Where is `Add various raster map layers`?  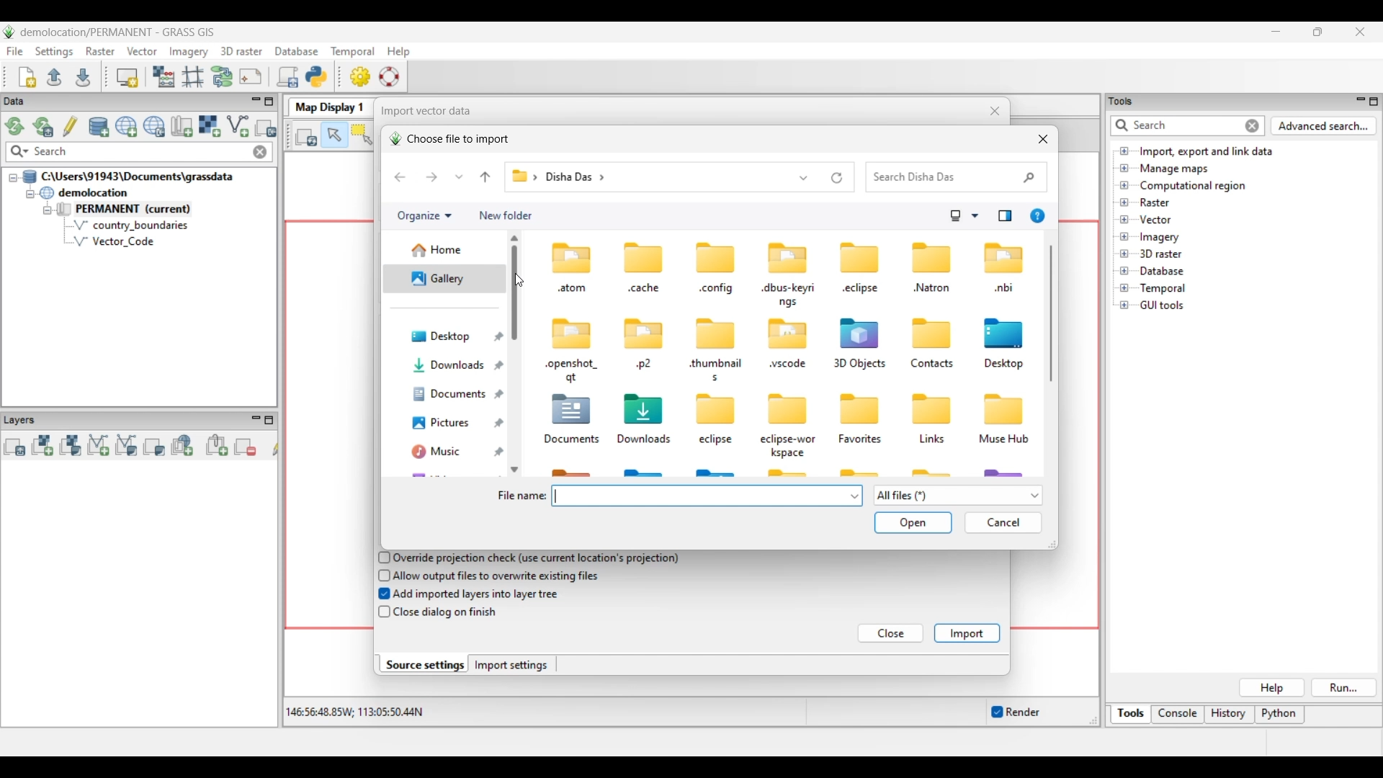
Add various raster map layers is located at coordinates (70, 445).